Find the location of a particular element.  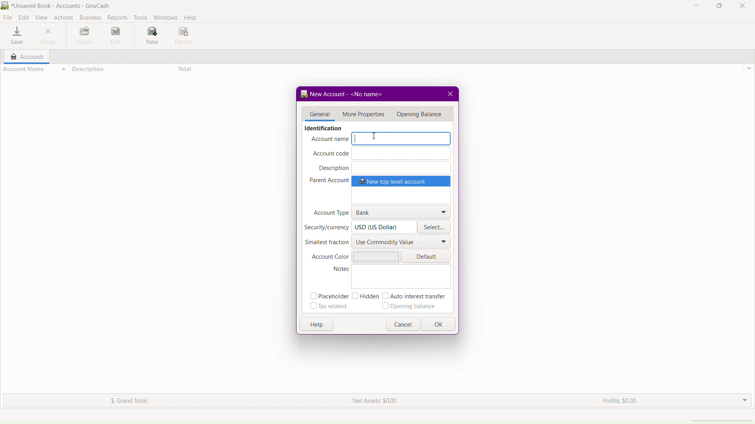

Total is located at coordinates (173, 69).